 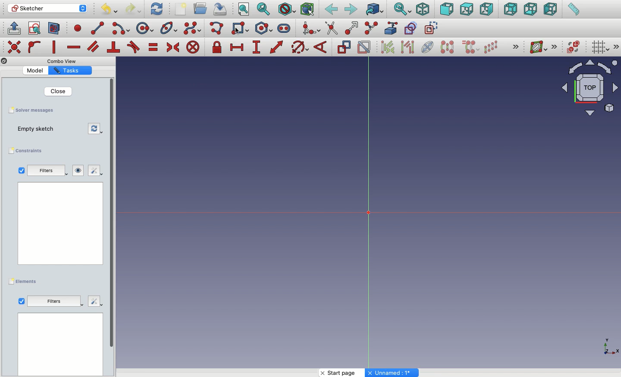 What do you see at coordinates (390, 28) in the screenshot?
I see `External geometry` at bounding box center [390, 28].